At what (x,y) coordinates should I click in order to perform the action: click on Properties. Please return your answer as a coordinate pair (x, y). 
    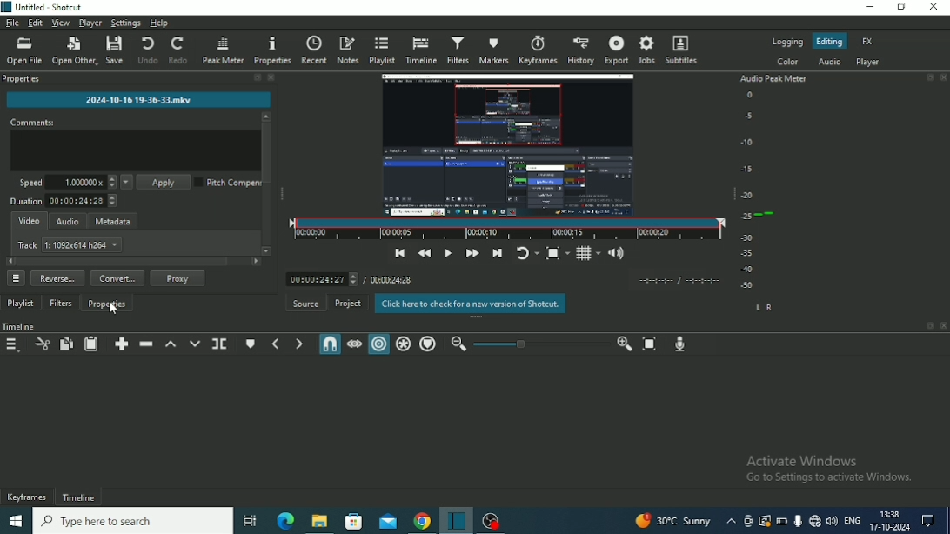
    Looking at the image, I should click on (108, 305).